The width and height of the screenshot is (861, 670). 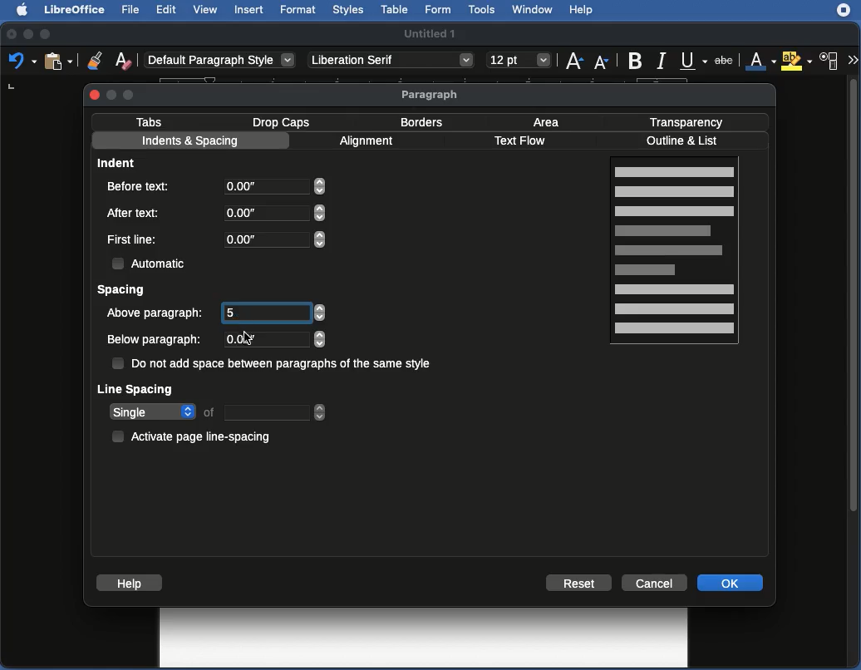 I want to click on Tools, so click(x=483, y=10).